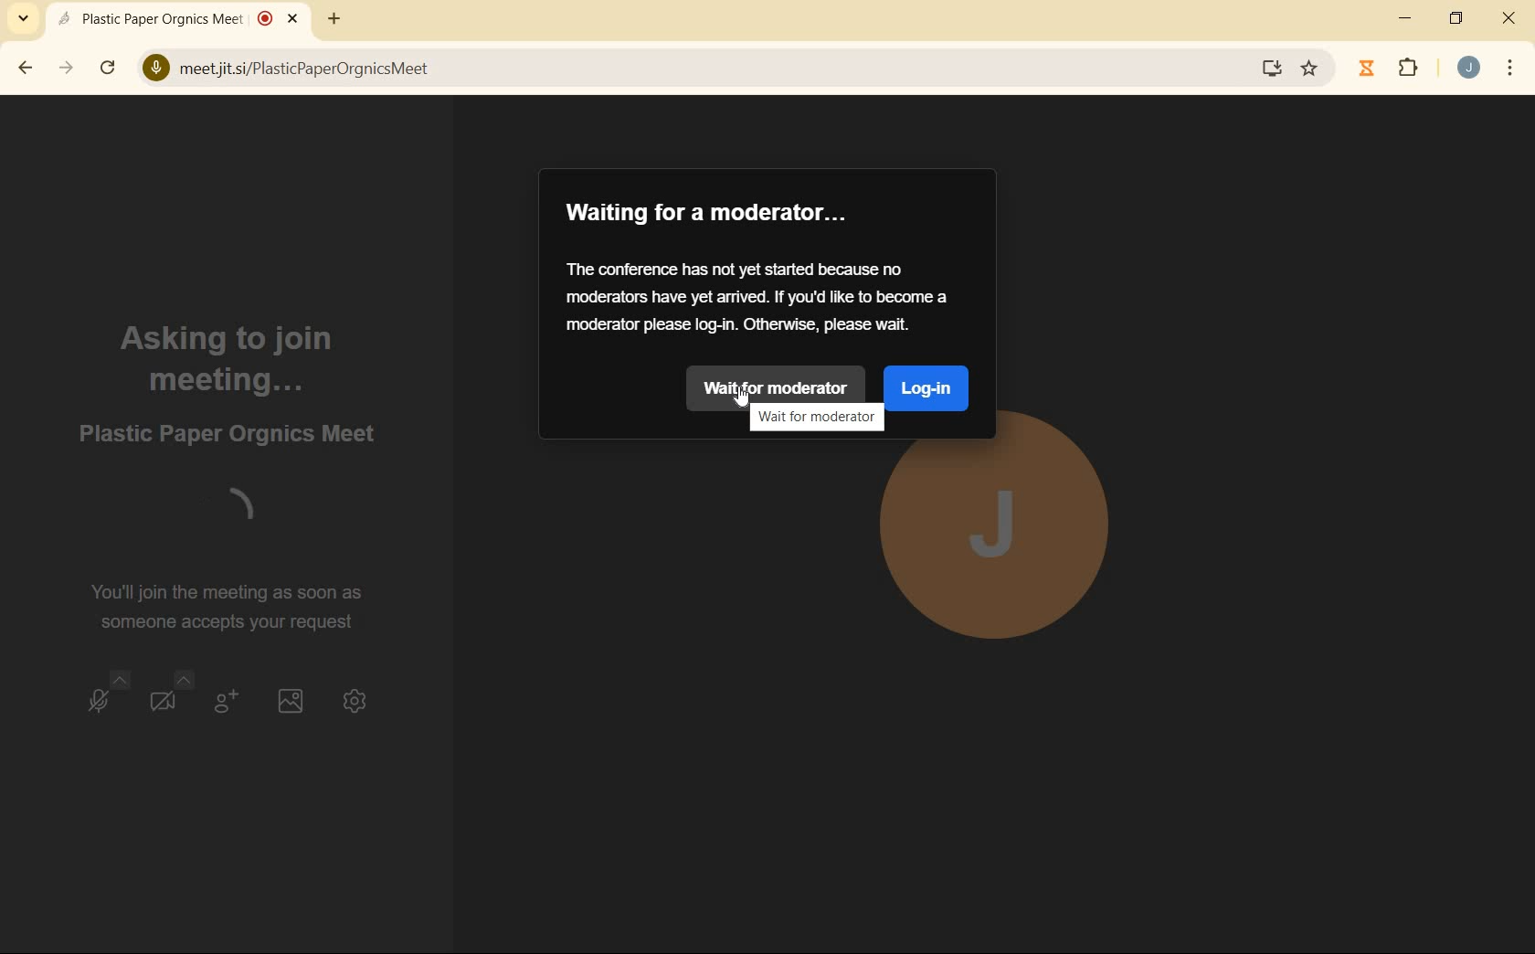 The width and height of the screenshot is (1535, 954). I want to click on back, so click(26, 69).